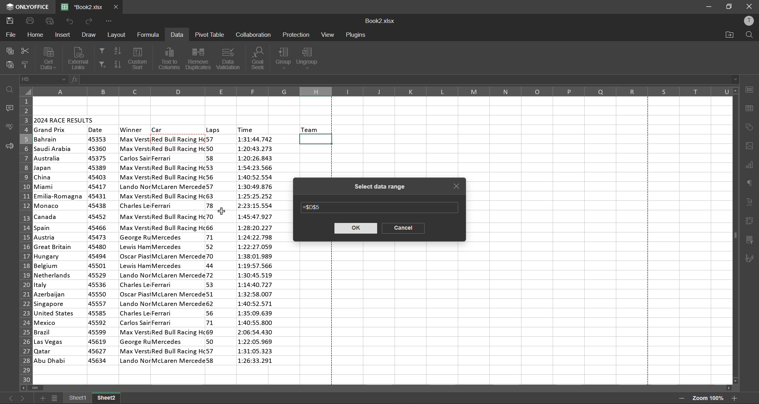  I want to click on profile, so click(748, 22).